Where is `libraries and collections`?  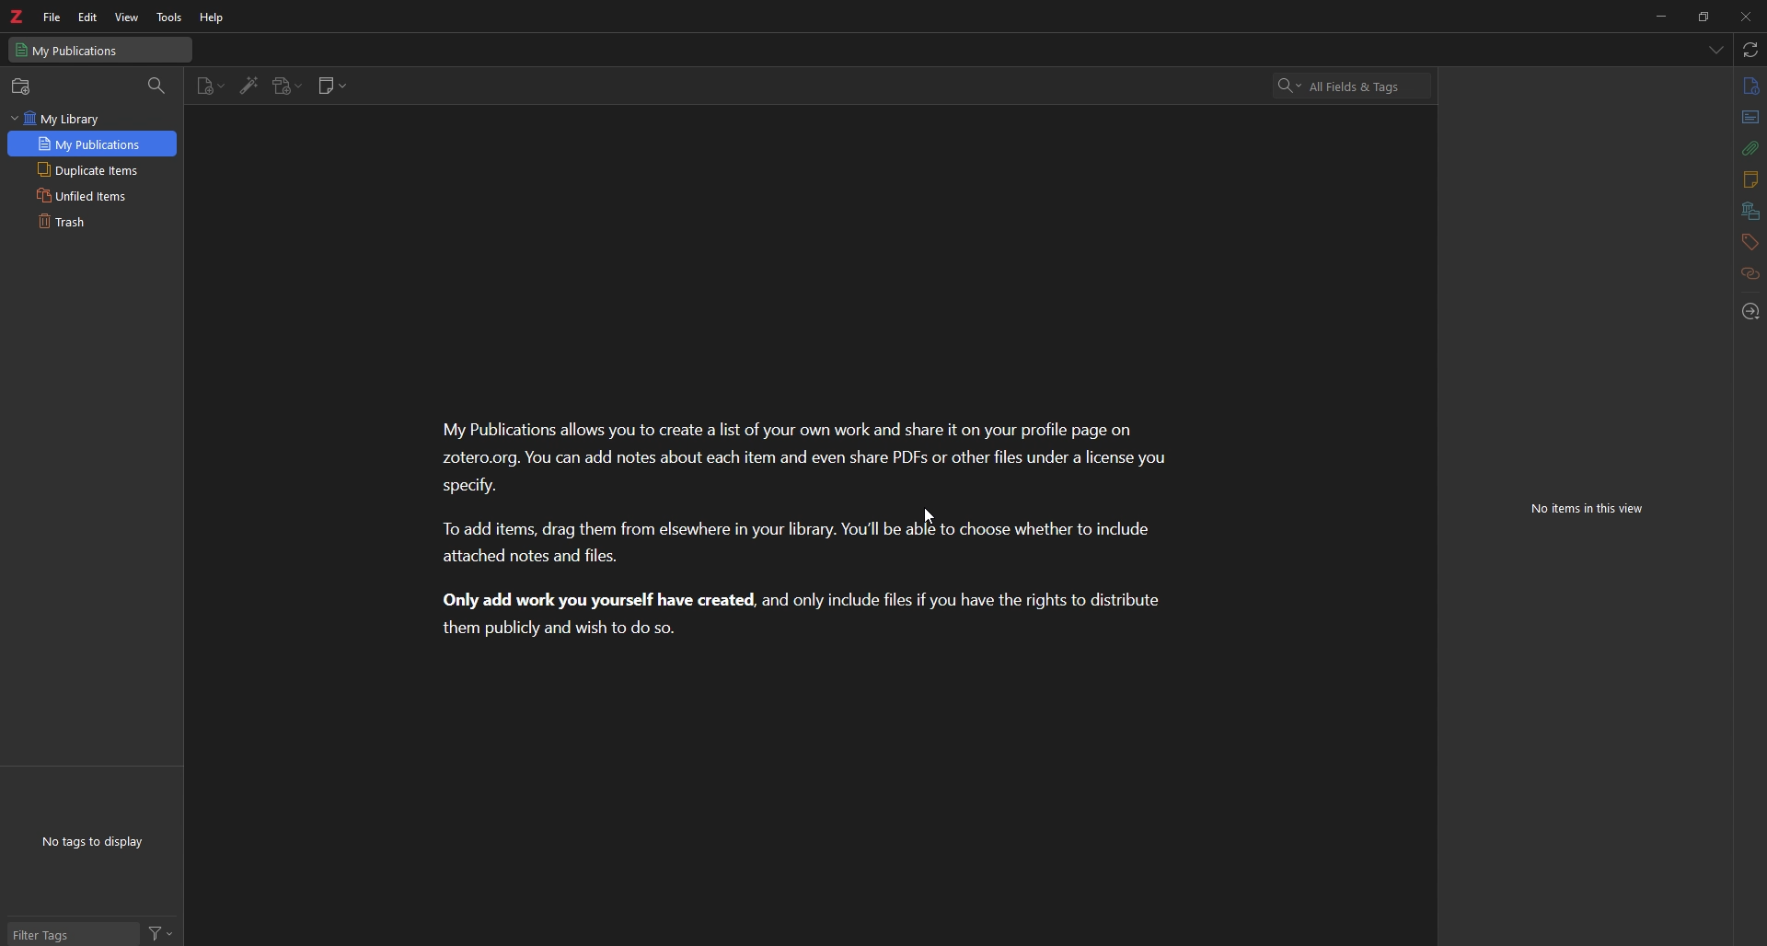 libraries and collections is located at coordinates (1751, 211).